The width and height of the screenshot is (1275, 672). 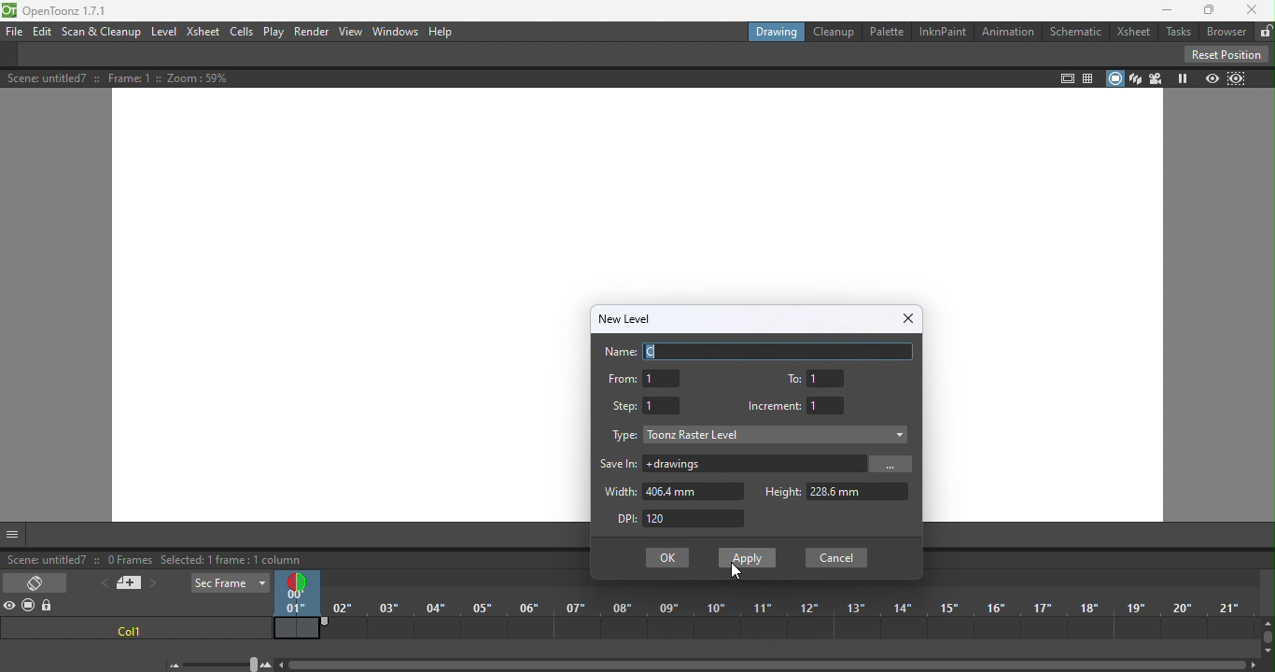 I want to click on Xsheet, so click(x=203, y=34).